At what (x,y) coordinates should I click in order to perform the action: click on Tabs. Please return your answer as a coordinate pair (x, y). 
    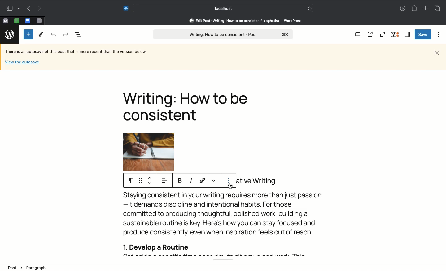
    Looking at the image, I should click on (437, 8).